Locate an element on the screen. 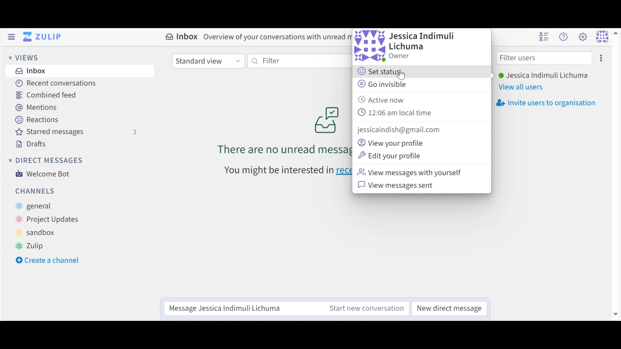  Inbox is located at coordinates (29, 70).